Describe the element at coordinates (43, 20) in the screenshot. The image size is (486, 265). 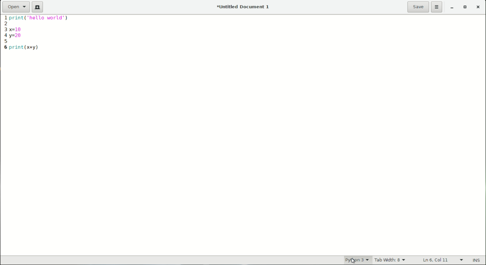
I see `text` at that location.